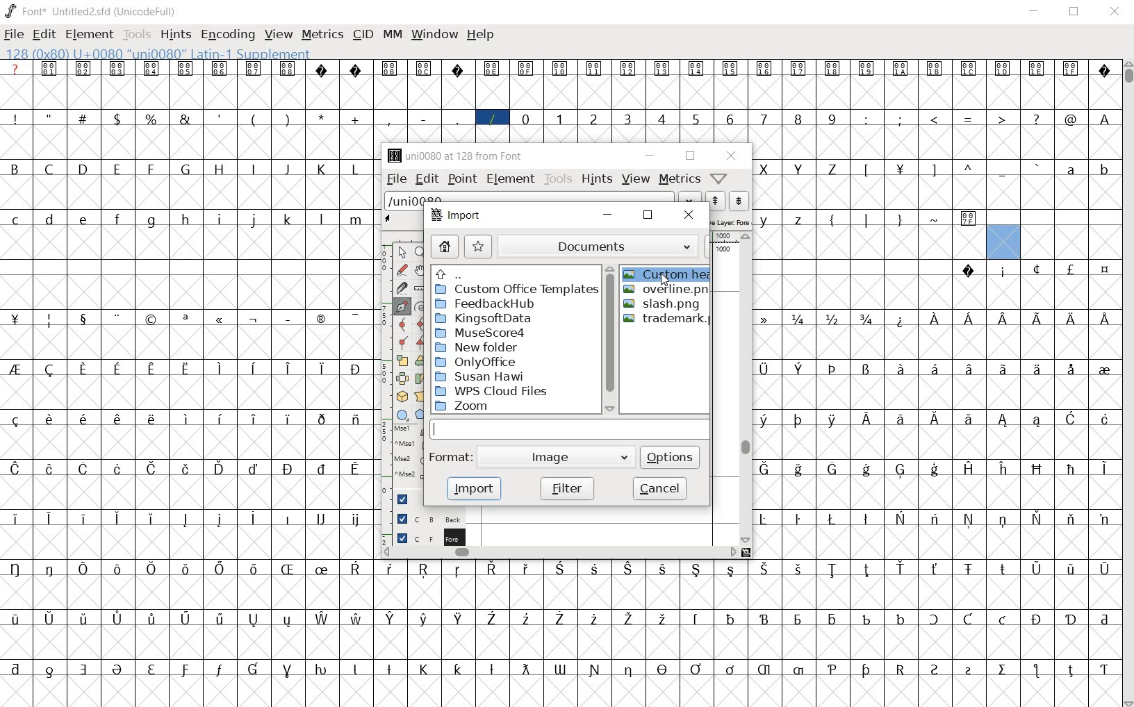  I want to click on glyph, so click(969, 219).